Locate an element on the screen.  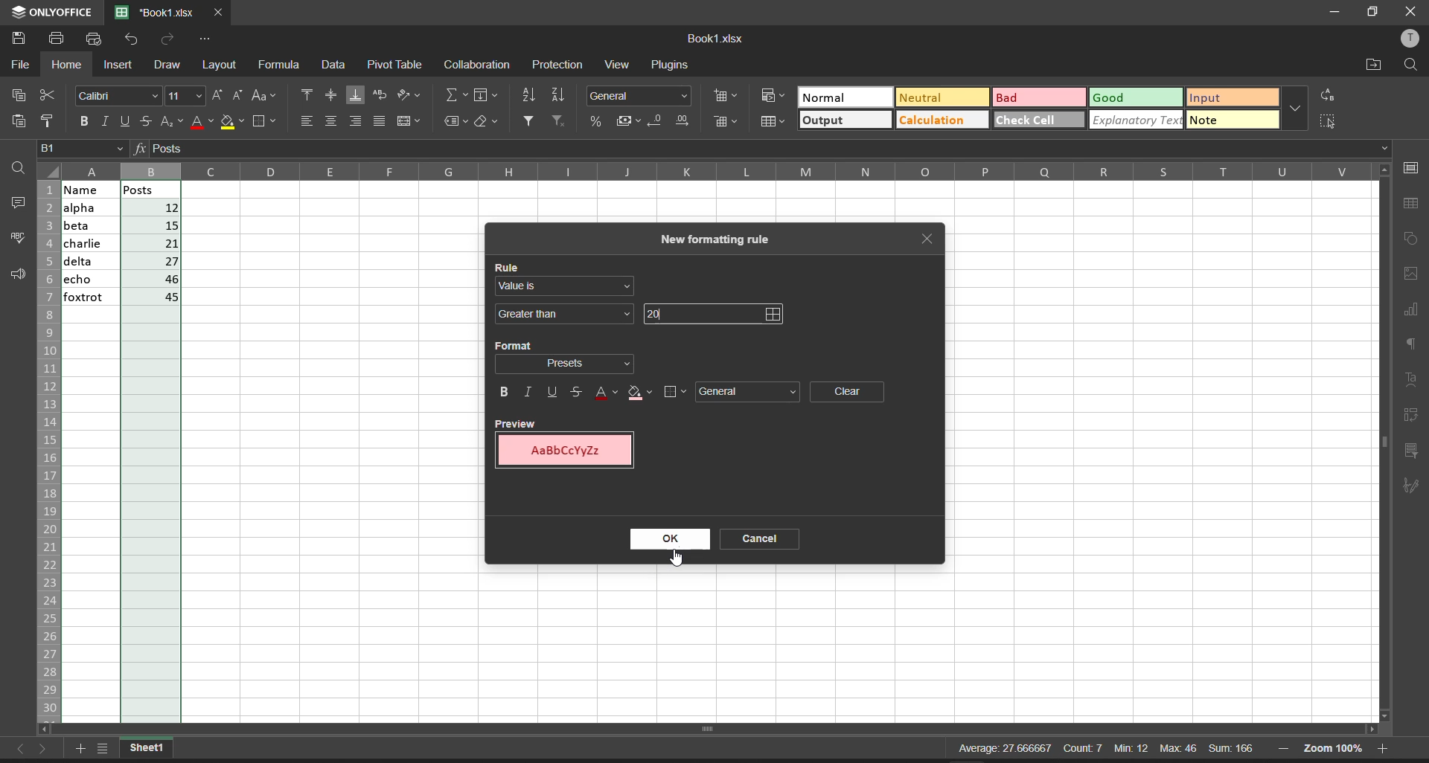
input is located at coordinates (1207, 97).